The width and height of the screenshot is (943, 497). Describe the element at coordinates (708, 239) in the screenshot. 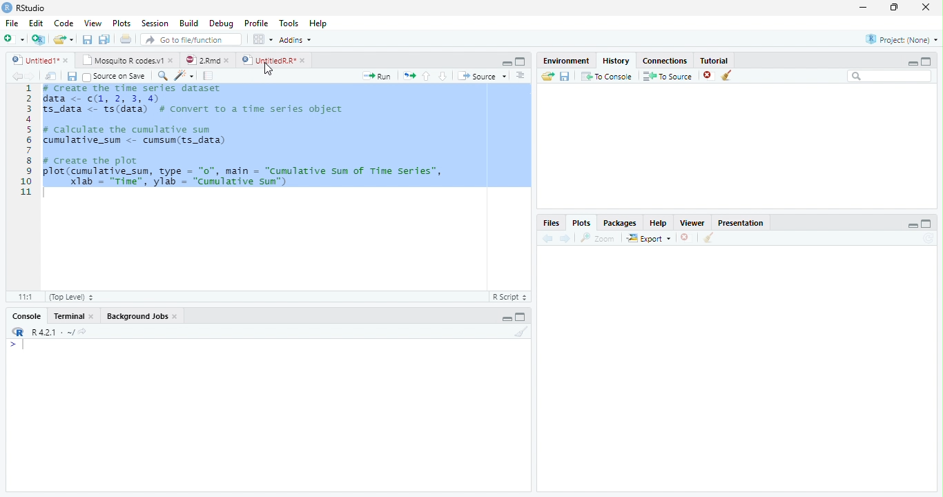

I see `Clear Console` at that location.